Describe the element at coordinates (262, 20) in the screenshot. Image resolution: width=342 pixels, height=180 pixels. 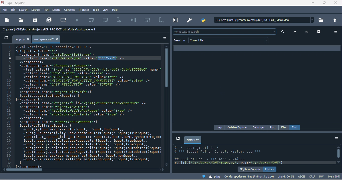
I see `c\users\home\pycharms\project` at that location.